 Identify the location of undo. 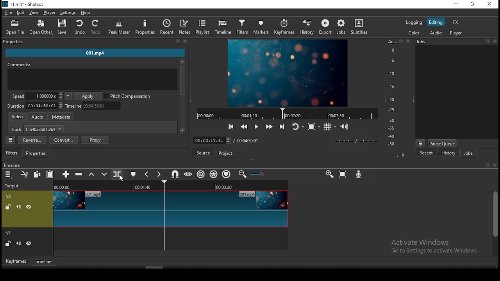
(79, 27).